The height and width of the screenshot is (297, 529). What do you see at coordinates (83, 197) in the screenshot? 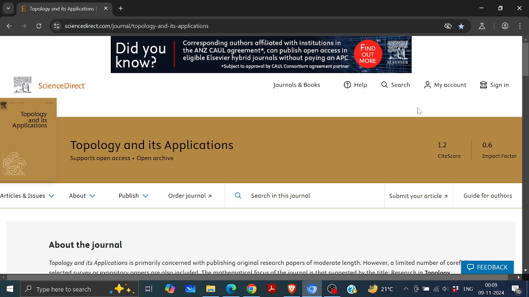
I see `about` at bounding box center [83, 197].